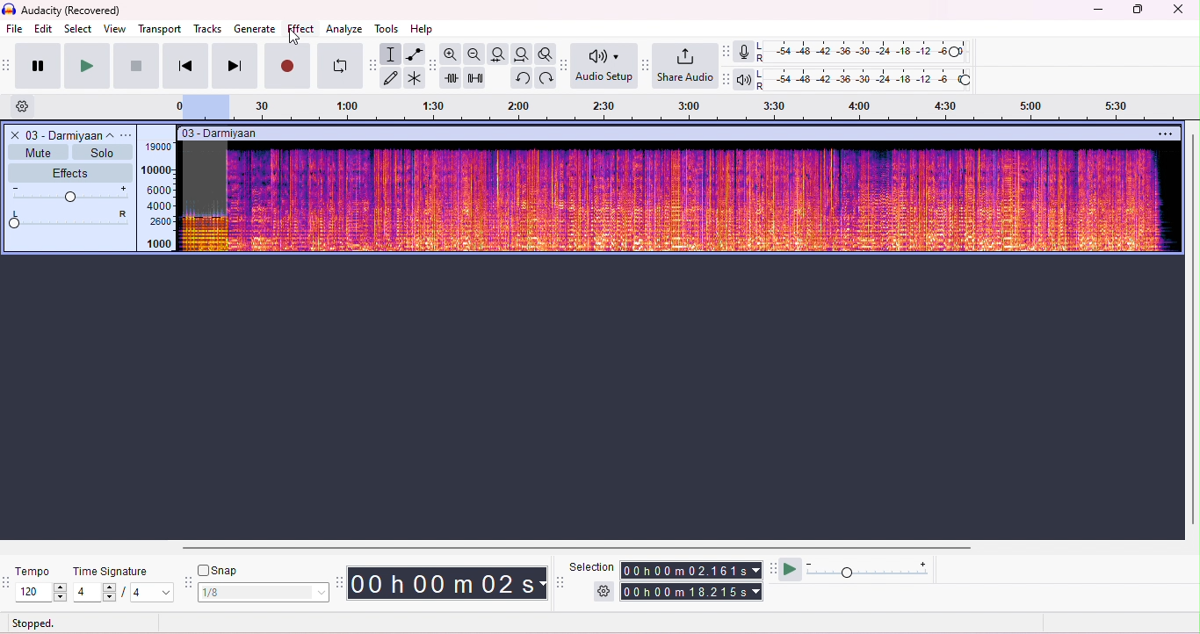 This screenshot has height=634, width=1200. What do you see at coordinates (521, 77) in the screenshot?
I see `undo` at bounding box center [521, 77].